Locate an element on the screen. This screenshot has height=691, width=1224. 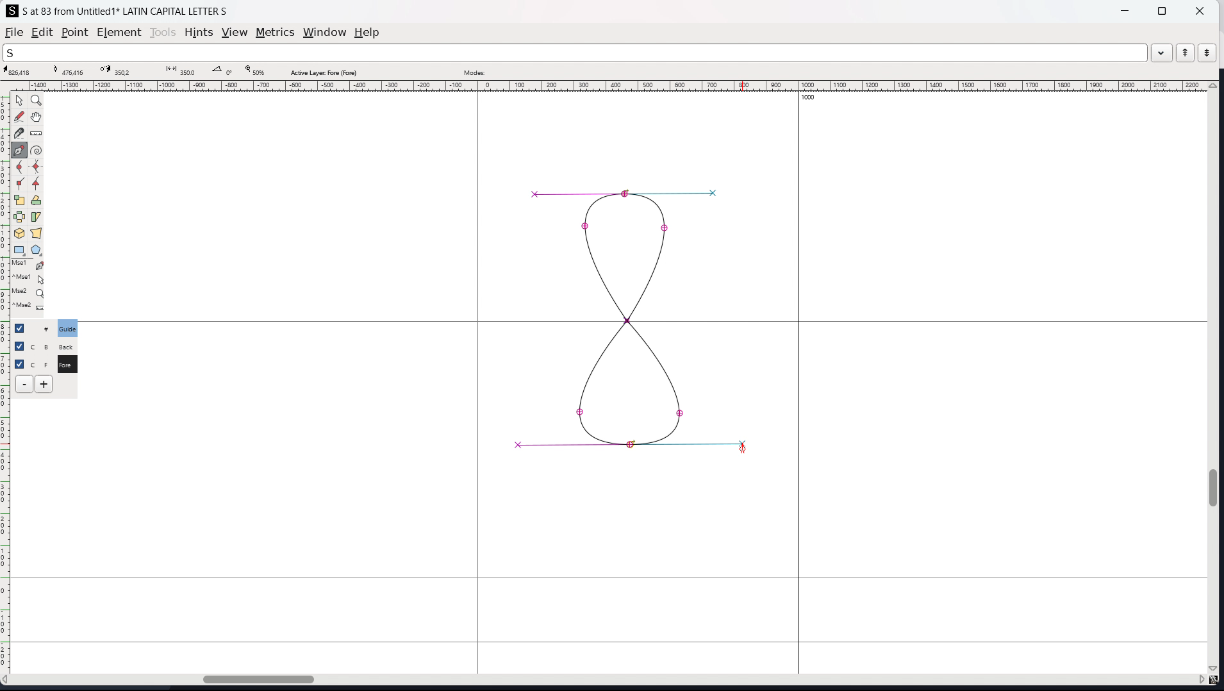
draw a freehand curve is located at coordinates (19, 117).